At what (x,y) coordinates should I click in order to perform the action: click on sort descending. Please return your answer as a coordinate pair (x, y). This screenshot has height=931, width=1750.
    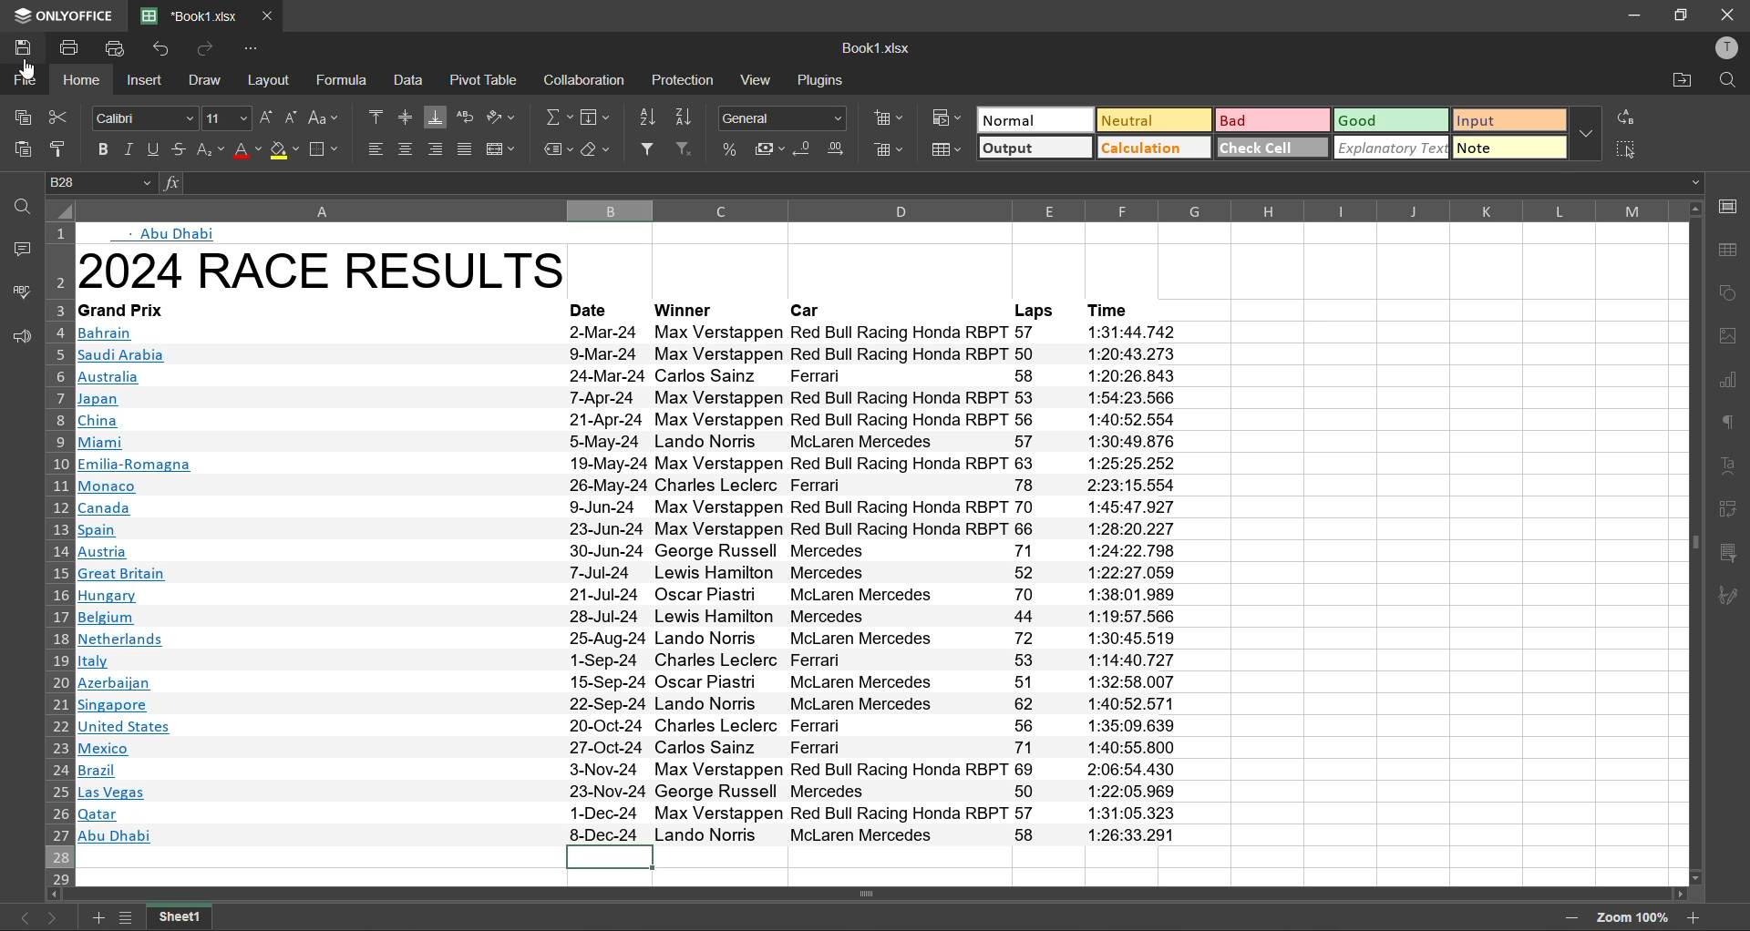
    Looking at the image, I should click on (688, 116).